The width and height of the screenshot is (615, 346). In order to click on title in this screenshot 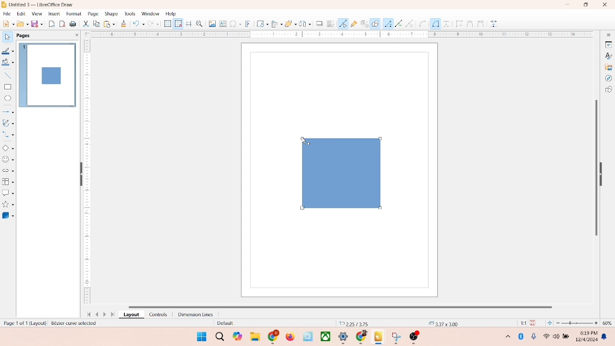, I will do `click(42, 4)`.